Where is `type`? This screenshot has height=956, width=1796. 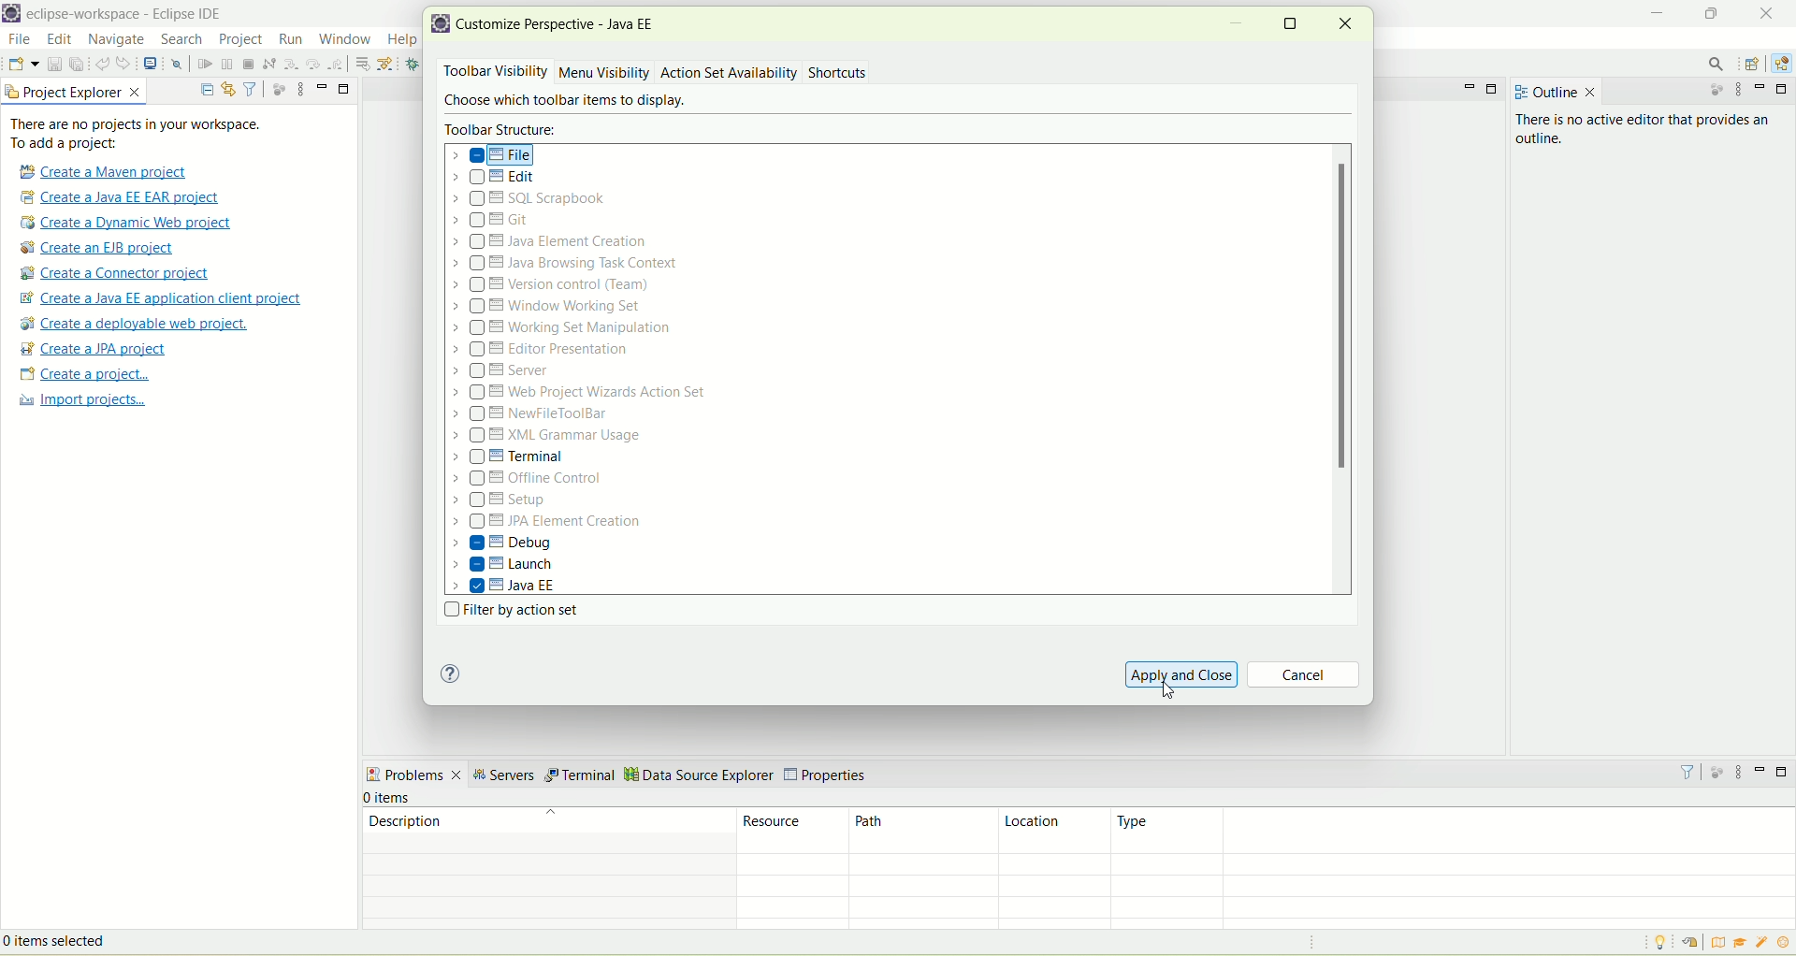
type is located at coordinates (1455, 830).